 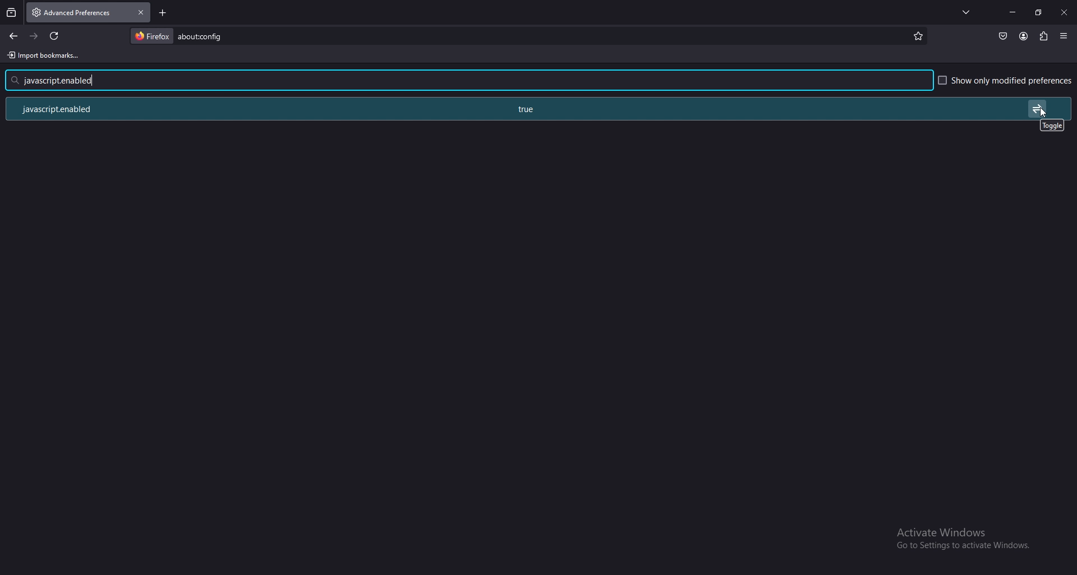 What do you see at coordinates (152, 35) in the screenshot?
I see `firefox` at bounding box center [152, 35].